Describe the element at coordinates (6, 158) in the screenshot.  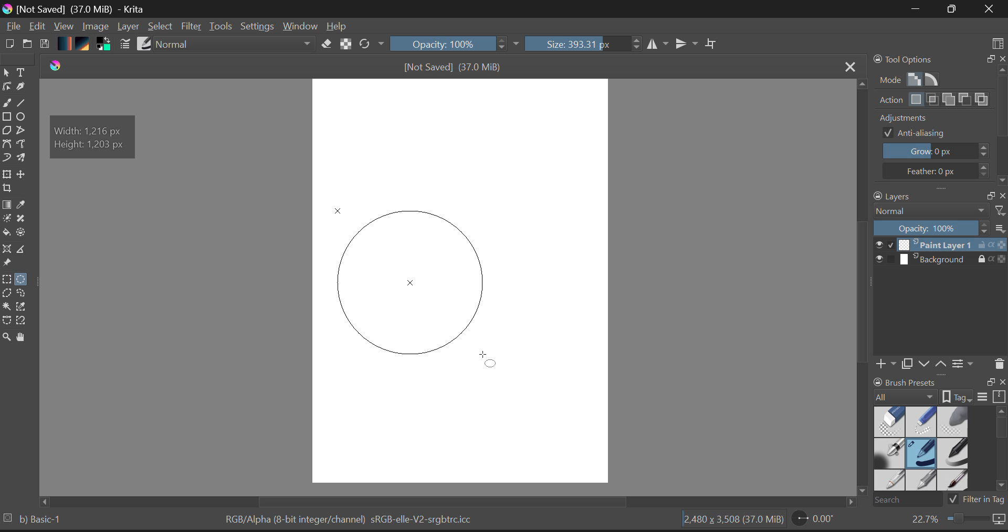
I see `Dynamic Brush Tool` at that location.